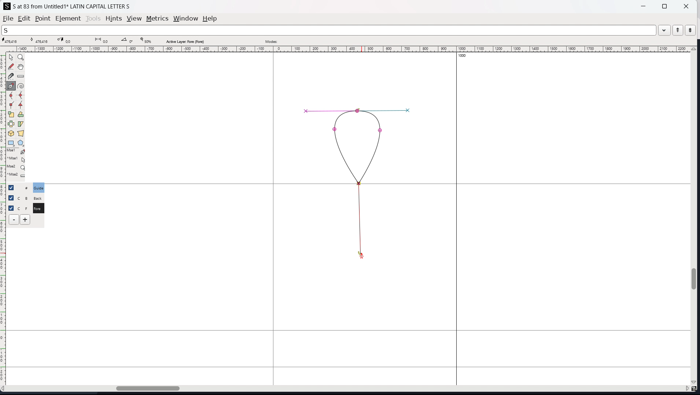 The width and height of the screenshot is (700, 395). I want to click on metrics, so click(157, 18).